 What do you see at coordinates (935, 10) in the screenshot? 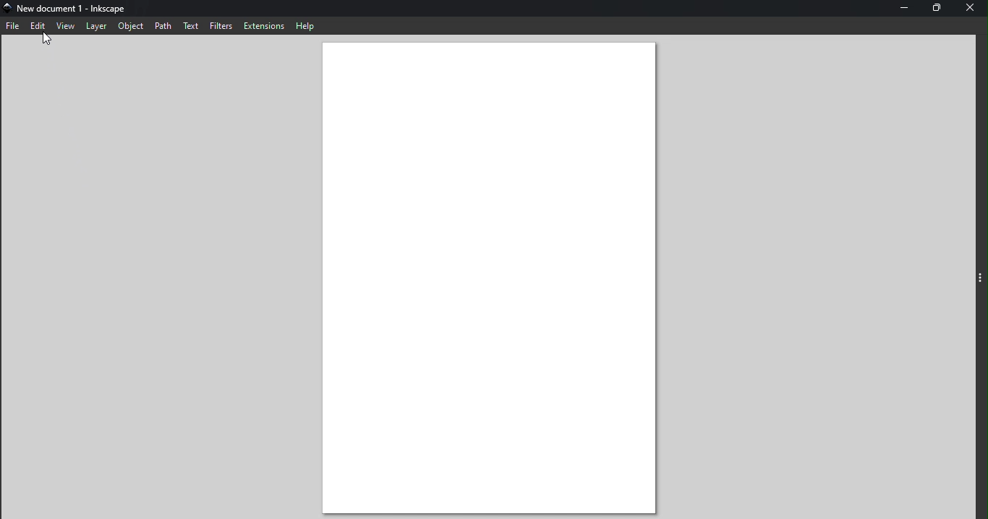
I see `Maximize` at bounding box center [935, 10].